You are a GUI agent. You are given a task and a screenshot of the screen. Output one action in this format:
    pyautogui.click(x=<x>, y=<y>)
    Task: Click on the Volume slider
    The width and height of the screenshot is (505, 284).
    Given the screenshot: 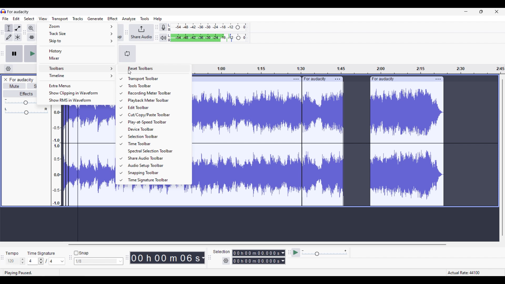 What is the action you would take?
    pyautogui.click(x=20, y=102)
    